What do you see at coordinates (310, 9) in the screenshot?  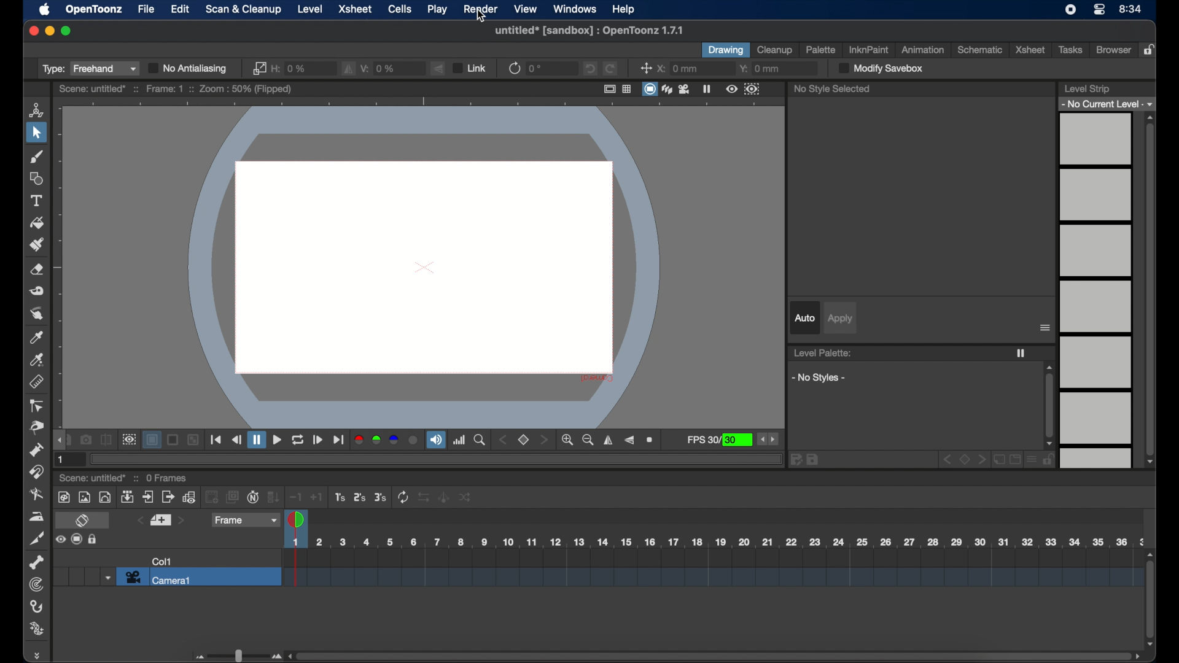 I see `level` at bounding box center [310, 9].